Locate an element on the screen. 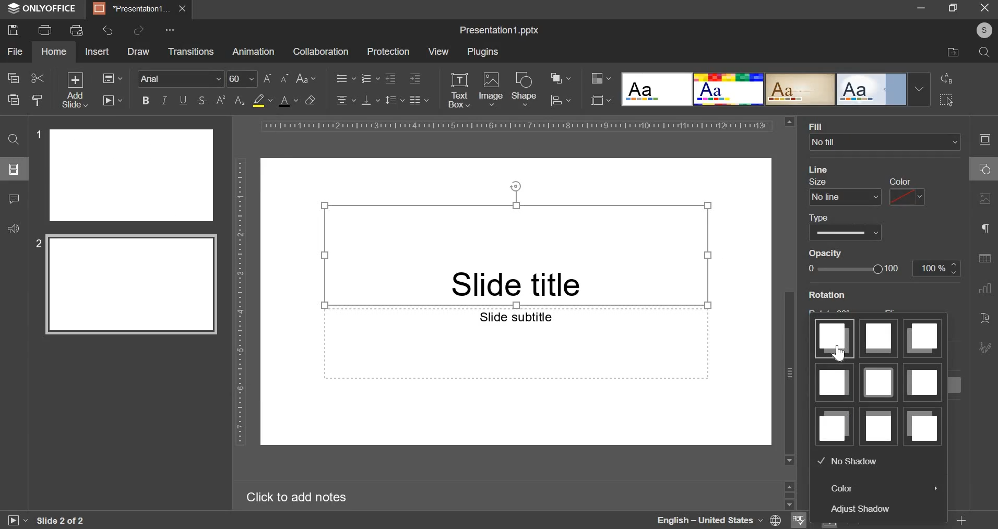 Image resolution: width=998 pixels, height=529 pixels. horizontal alignment is located at coordinates (346, 99).